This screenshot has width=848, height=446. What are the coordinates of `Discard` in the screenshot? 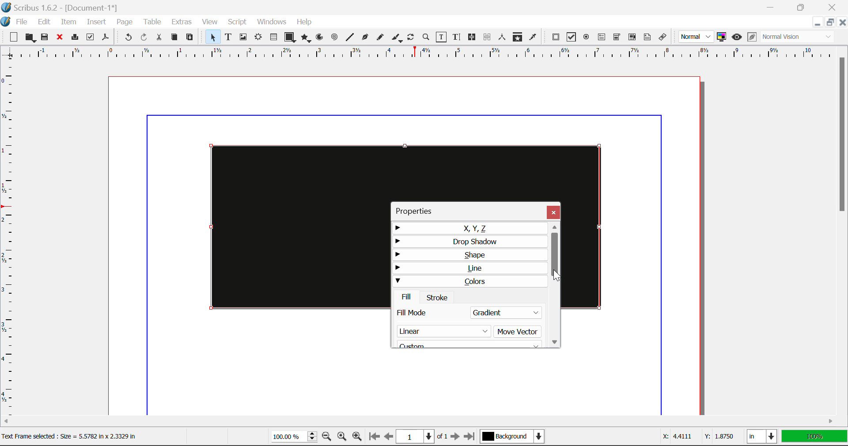 It's located at (59, 38).